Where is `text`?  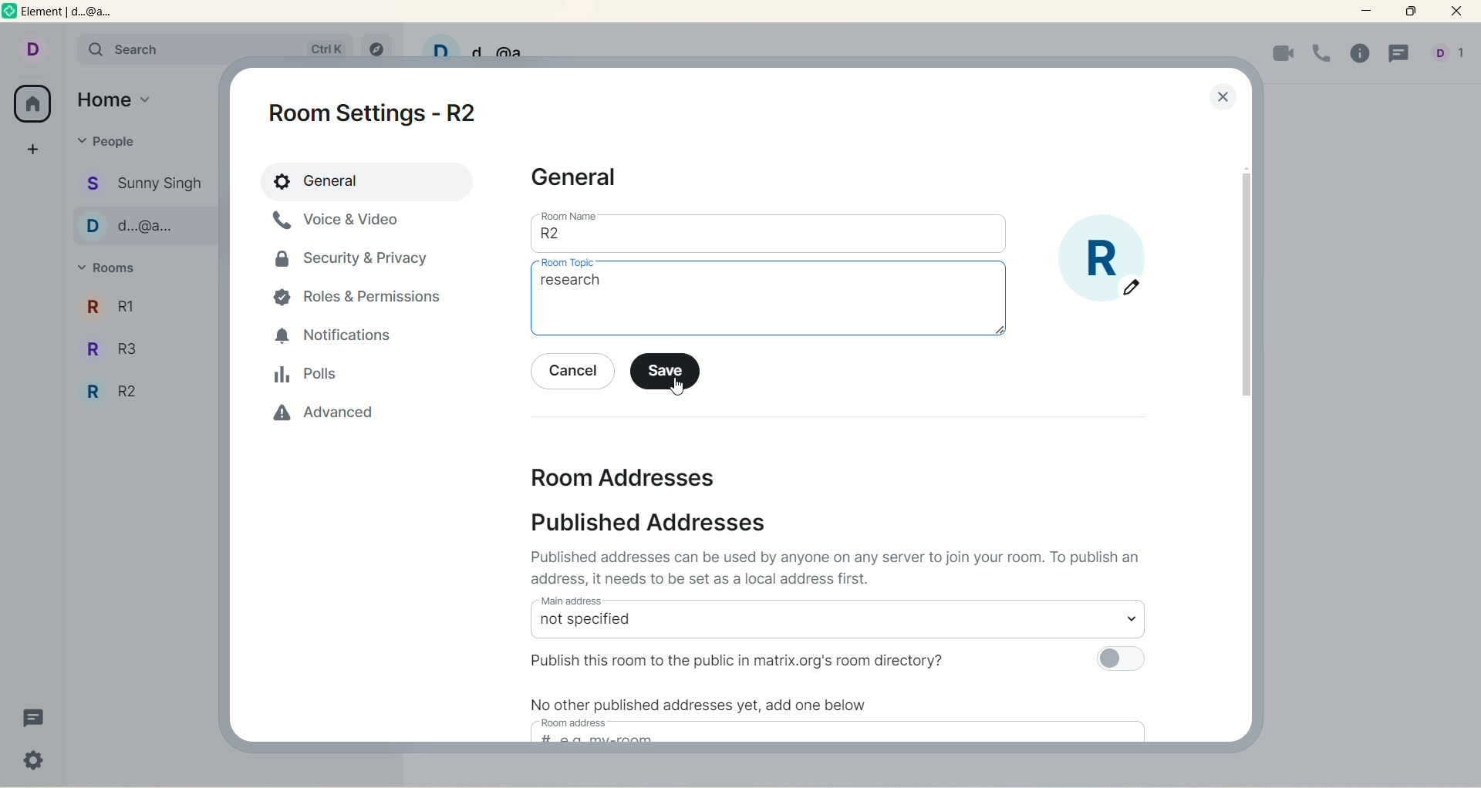 text is located at coordinates (707, 702).